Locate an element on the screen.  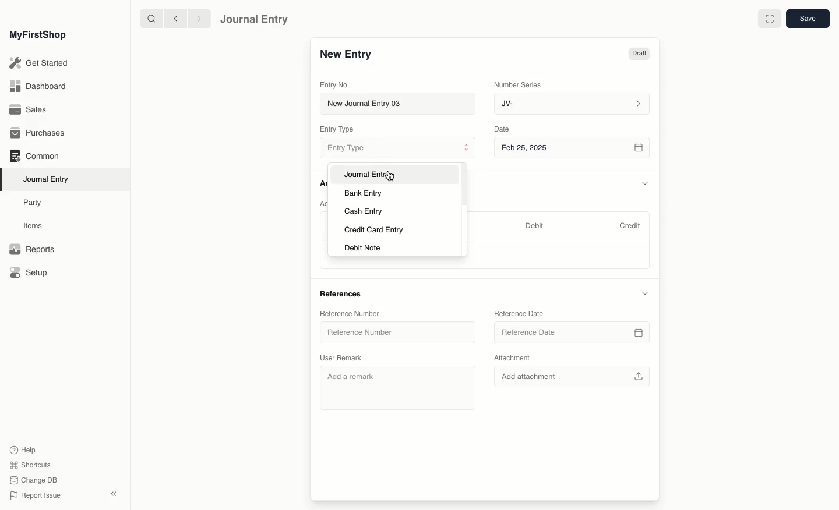
Shortcuts is located at coordinates (29, 464).